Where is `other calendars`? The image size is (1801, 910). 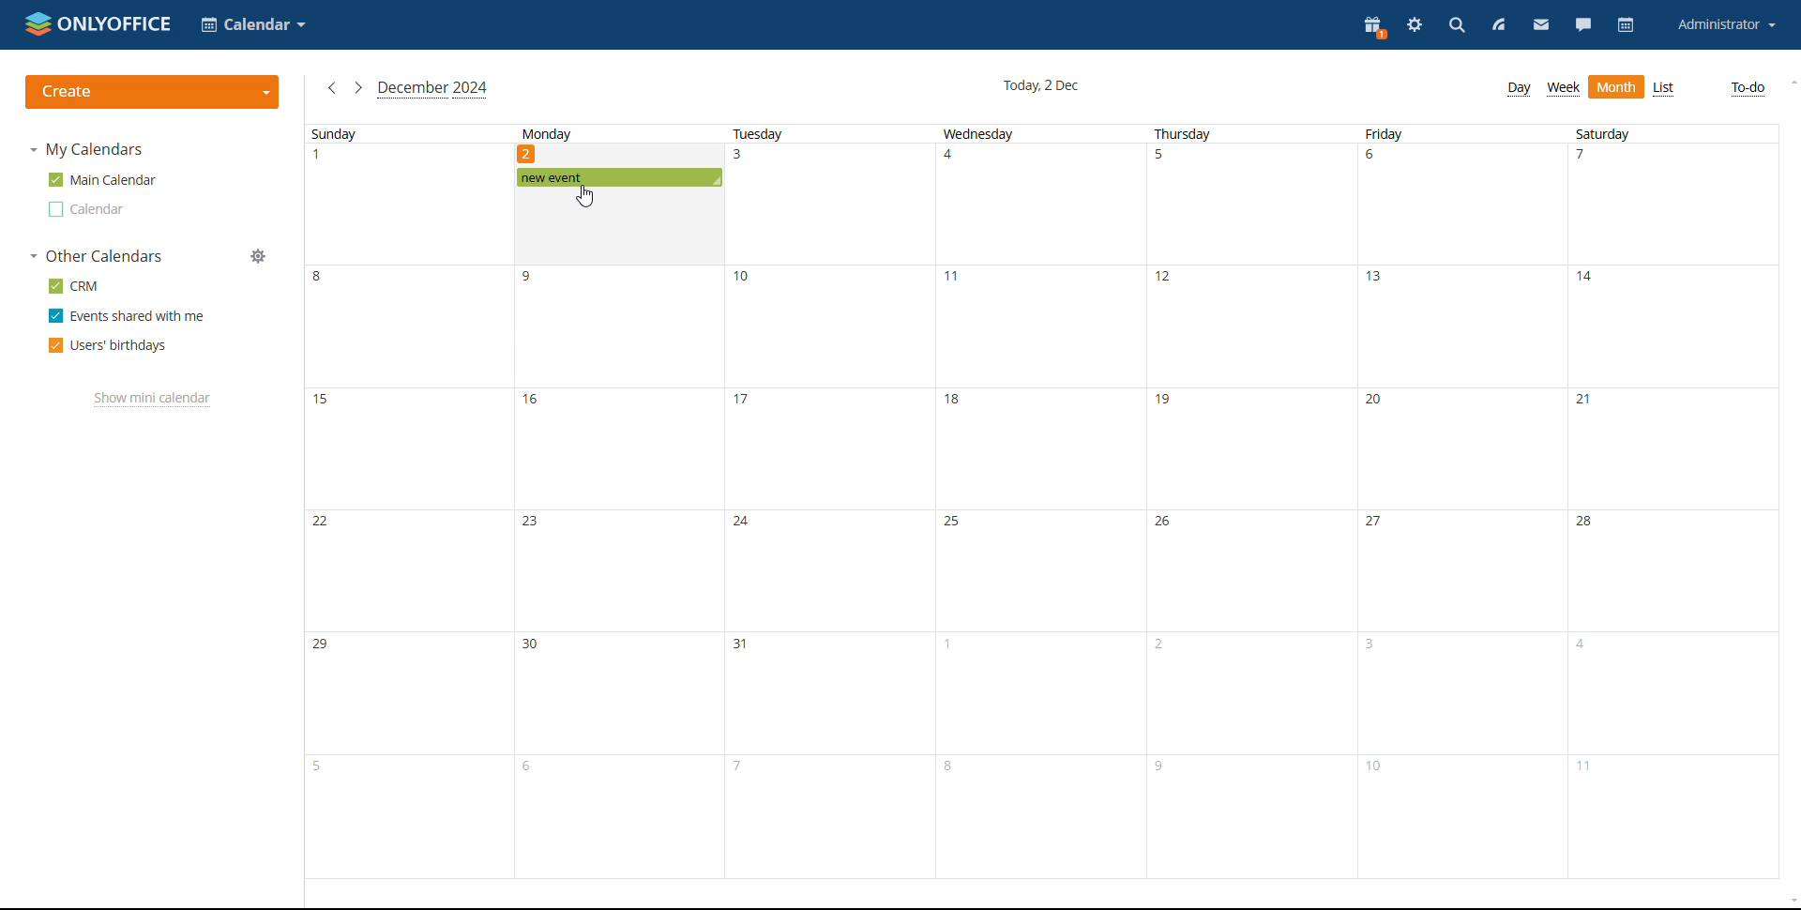 other calendars is located at coordinates (95, 256).